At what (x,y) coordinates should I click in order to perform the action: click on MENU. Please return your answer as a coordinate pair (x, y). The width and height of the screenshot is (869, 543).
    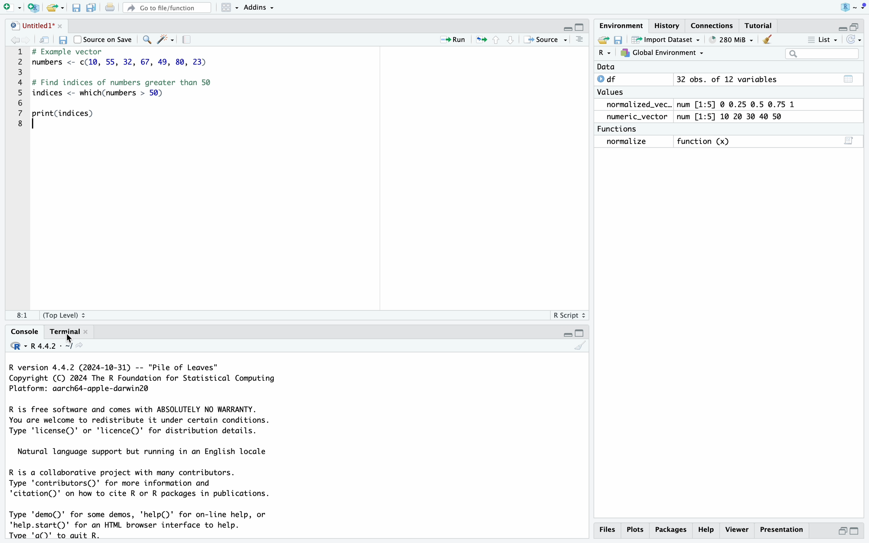
    Looking at the image, I should click on (864, 8).